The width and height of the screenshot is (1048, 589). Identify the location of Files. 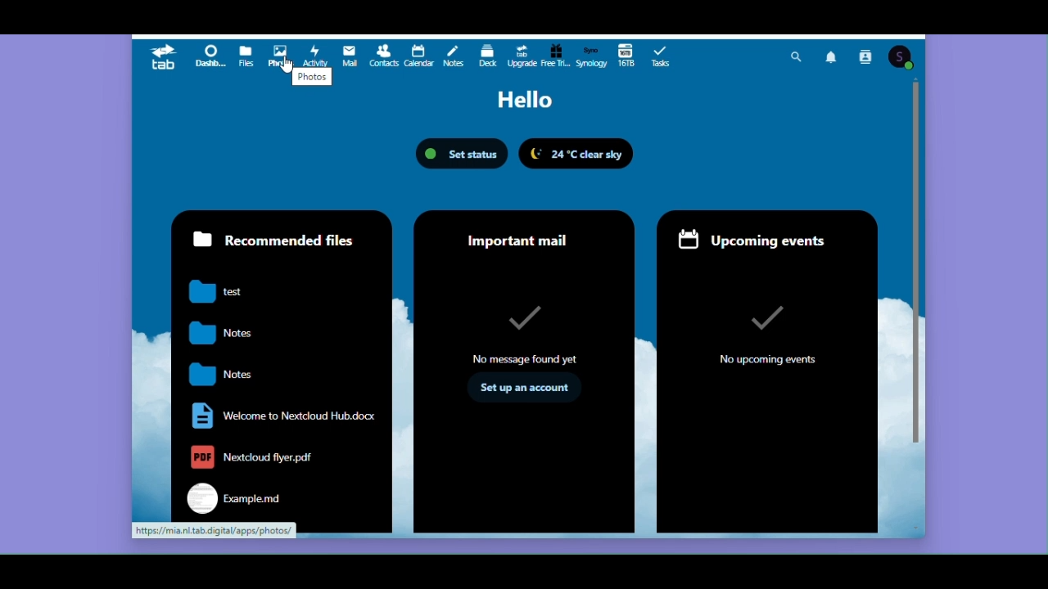
(246, 55).